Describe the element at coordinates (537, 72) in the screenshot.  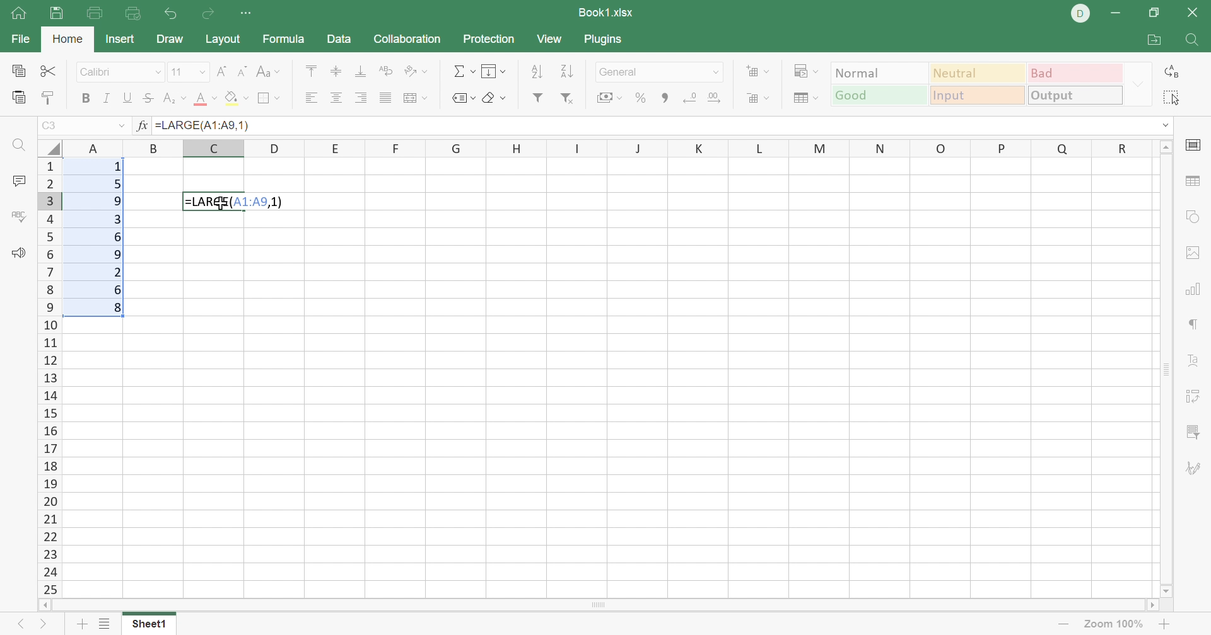
I see `Ascending order` at that location.